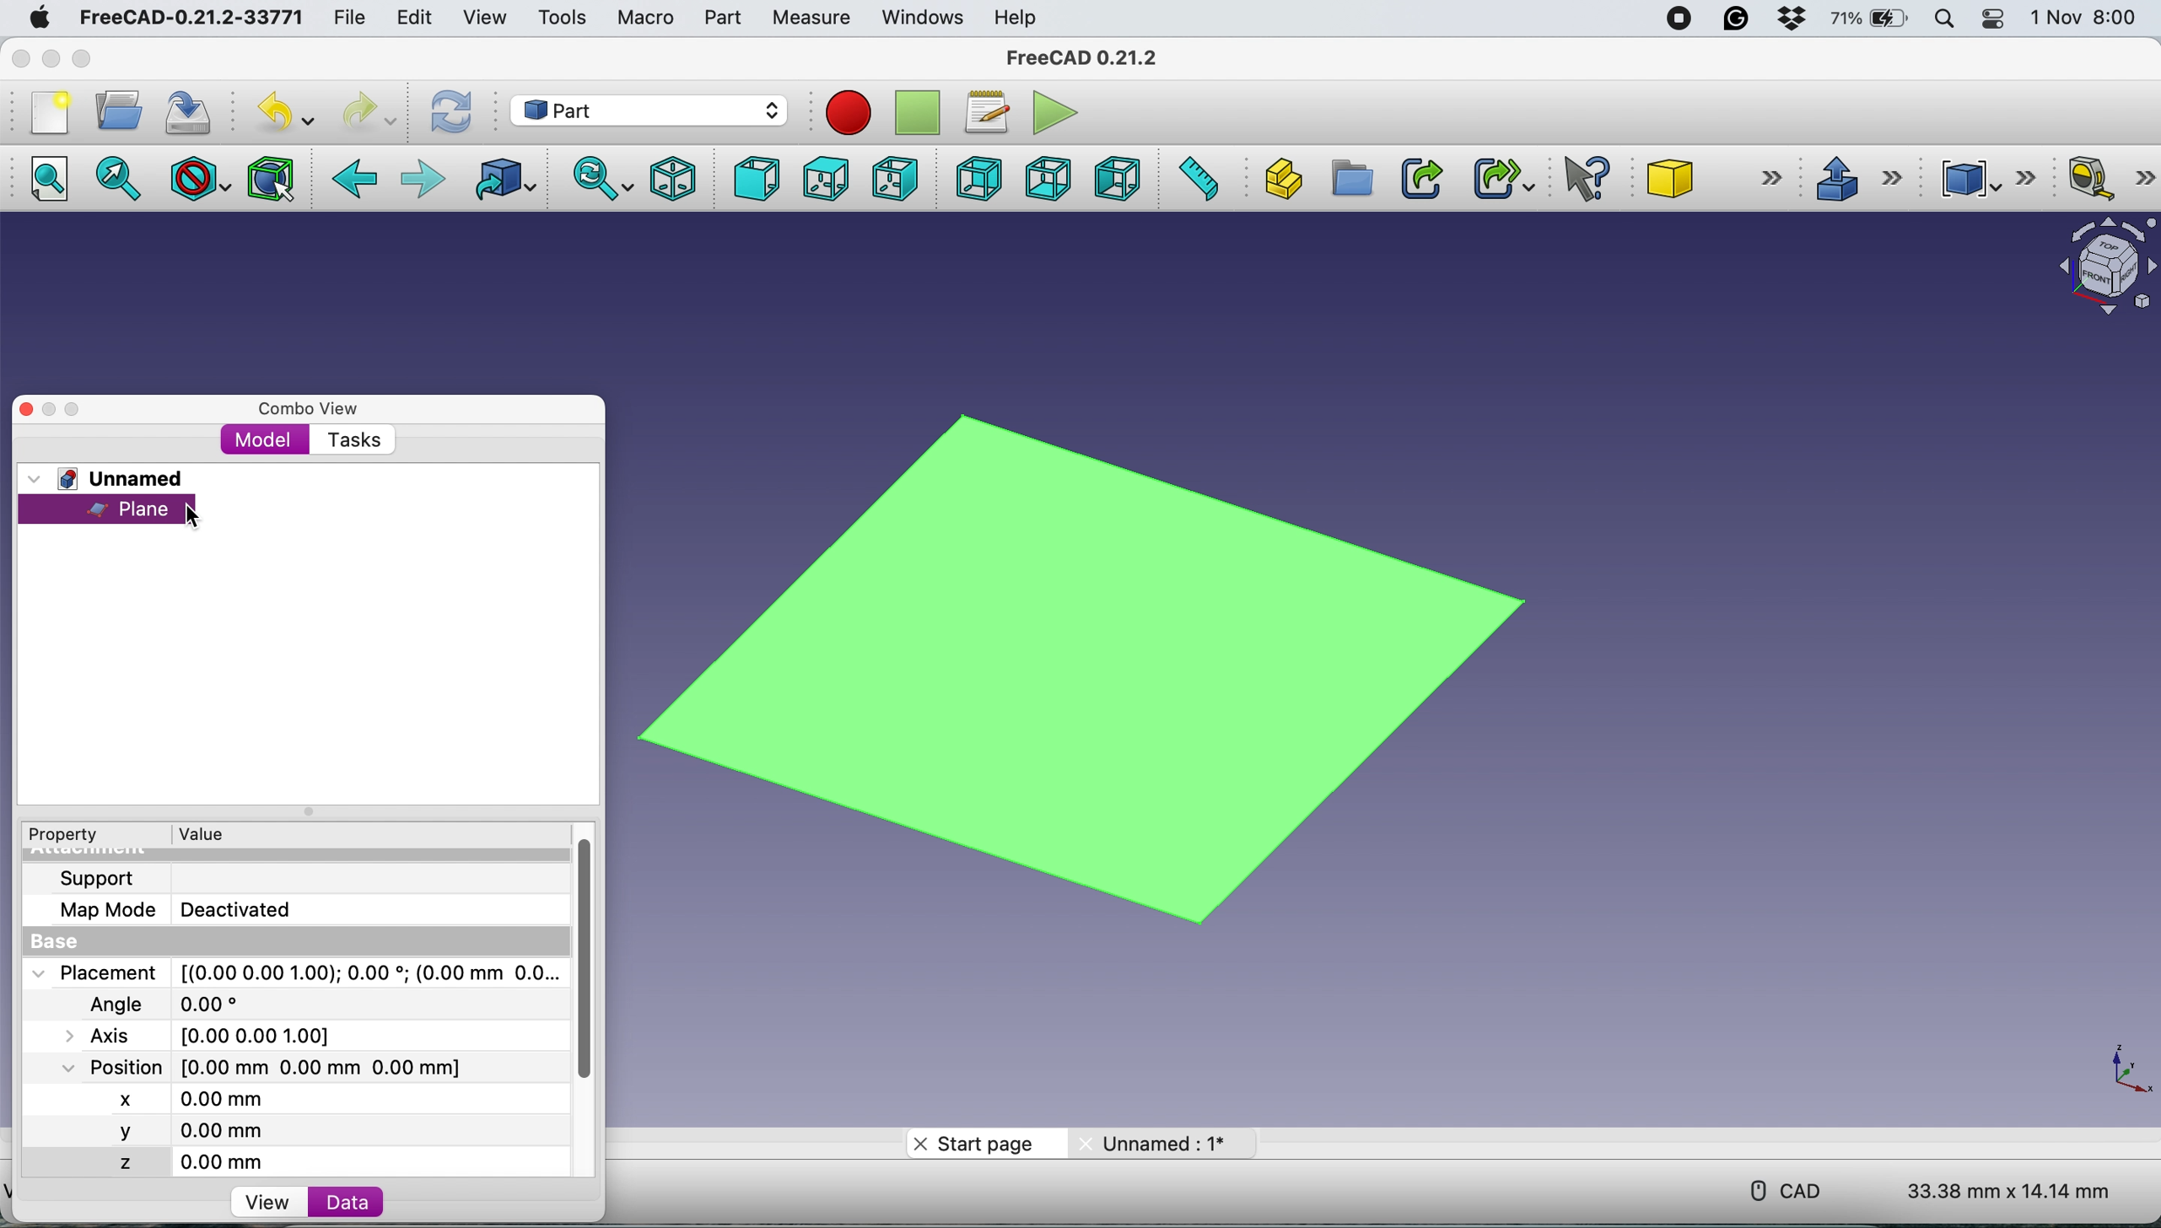 The image size is (2161, 1228). Describe the element at coordinates (424, 182) in the screenshot. I see `foward` at that location.